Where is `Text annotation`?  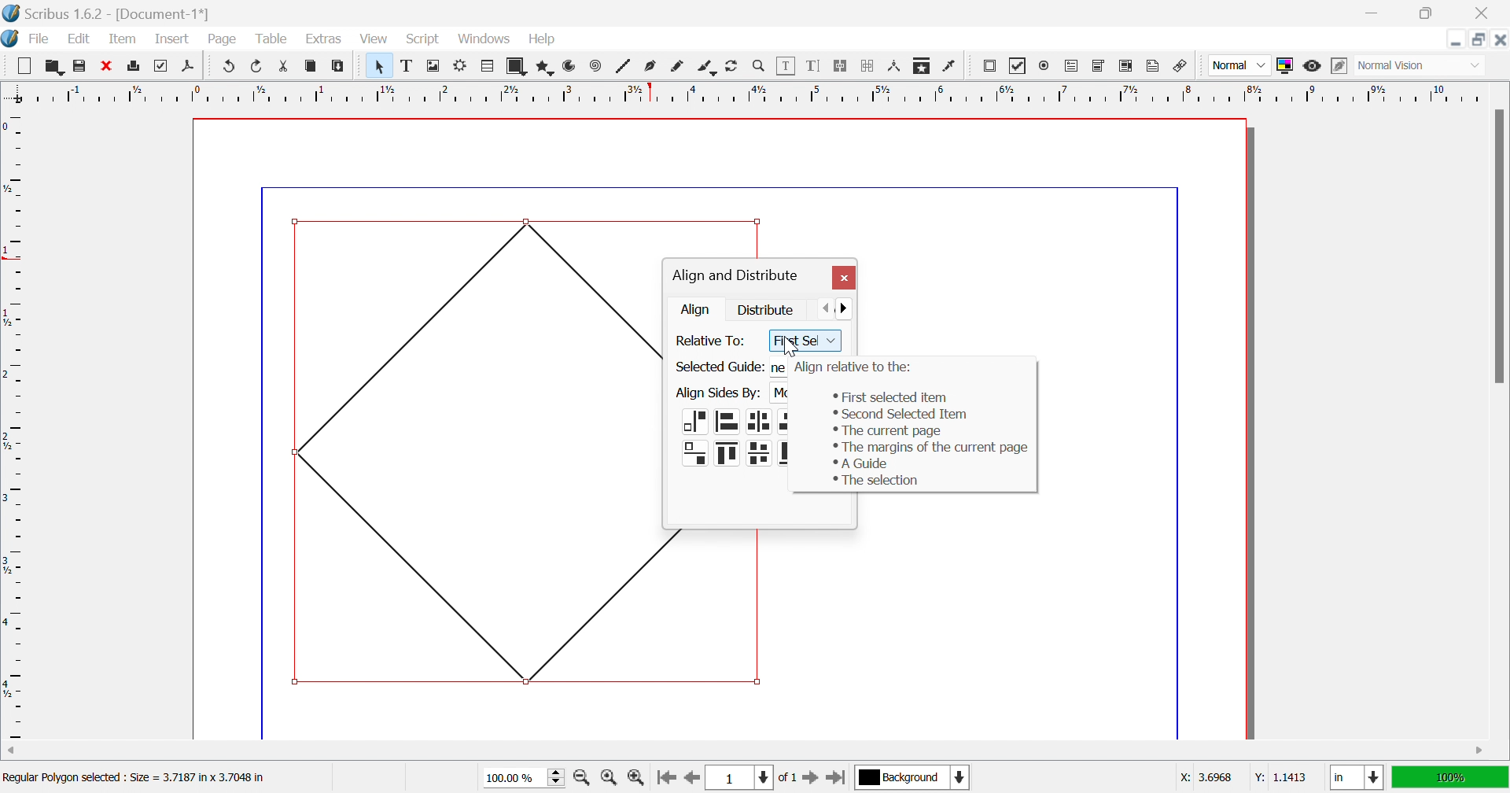
Text annotation is located at coordinates (1152, 66).